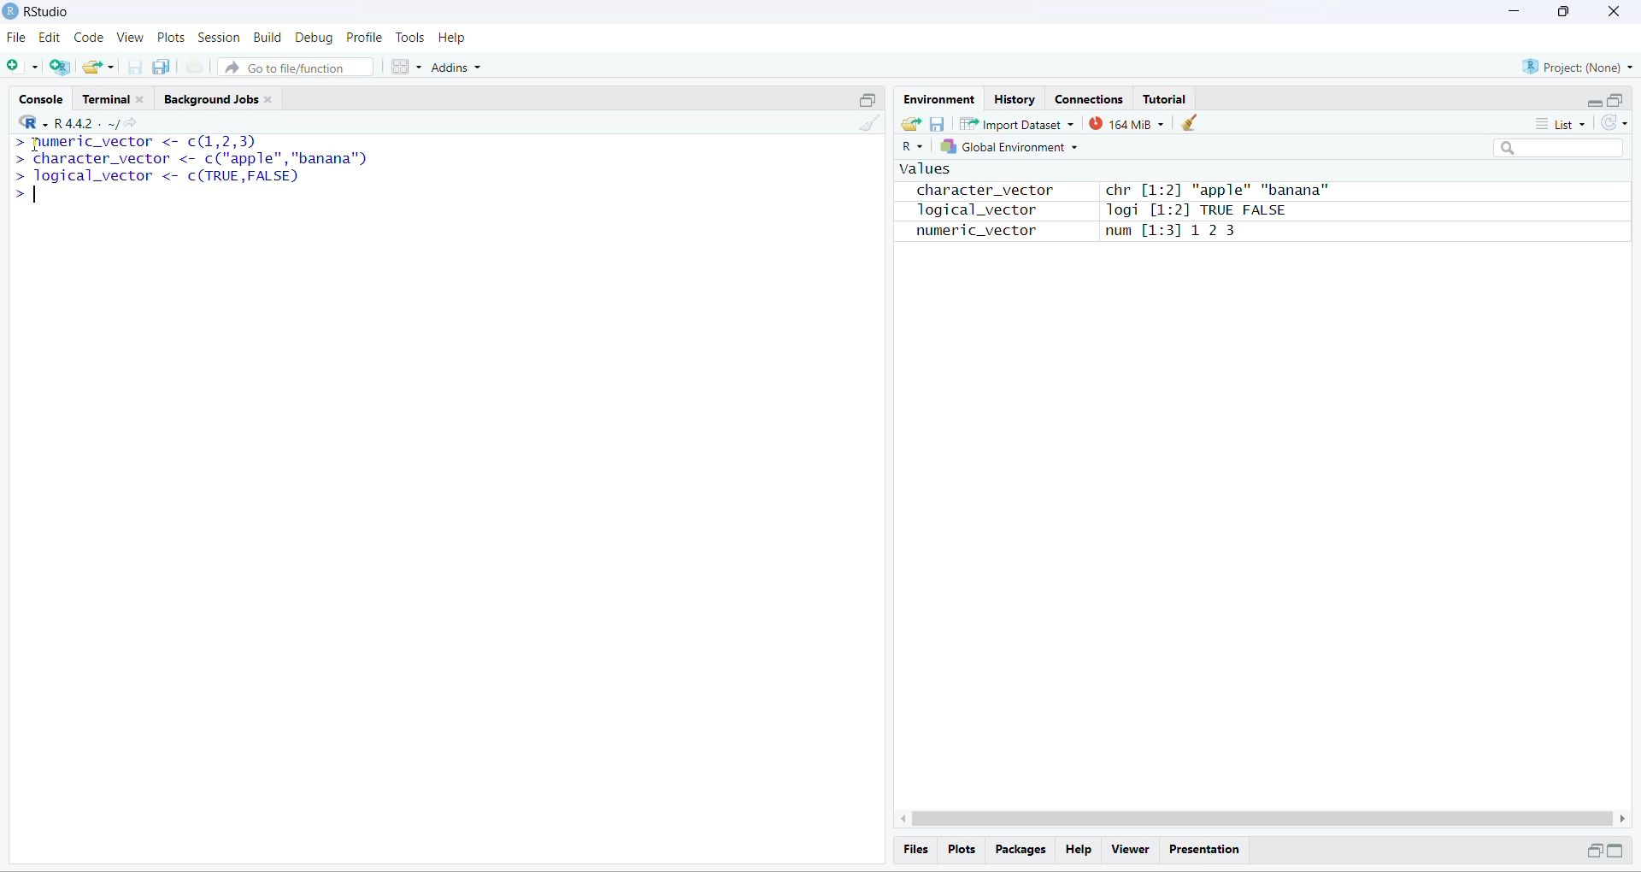 This screenshot has width=1641, height=872. What do you see at coordinates (868, 99) in the screenshot?
I see `maximize` at bounding box center [868, 99].